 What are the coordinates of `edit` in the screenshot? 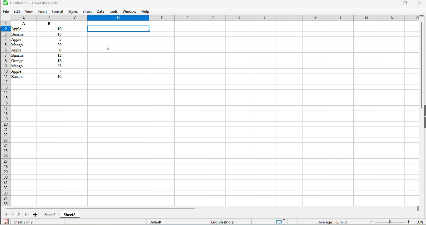 It's located at (17, 12).